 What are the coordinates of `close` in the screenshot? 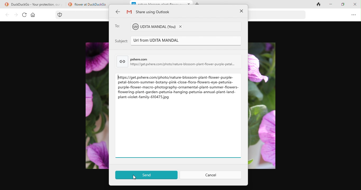 It's located at (354, 4).